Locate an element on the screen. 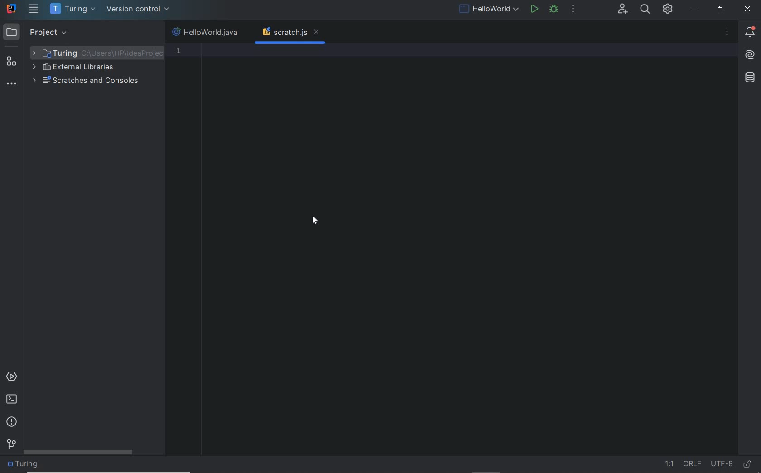 This screenshot has height=473, width=761. project is located at coordinates (37, 31).